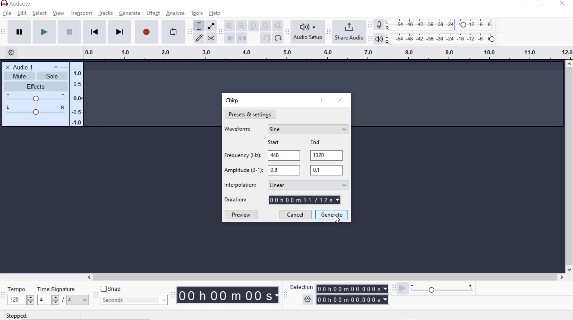 Image resolution: width=573 pixels, height=320 pixels. I want to click on Time signature, so click(61, 295).